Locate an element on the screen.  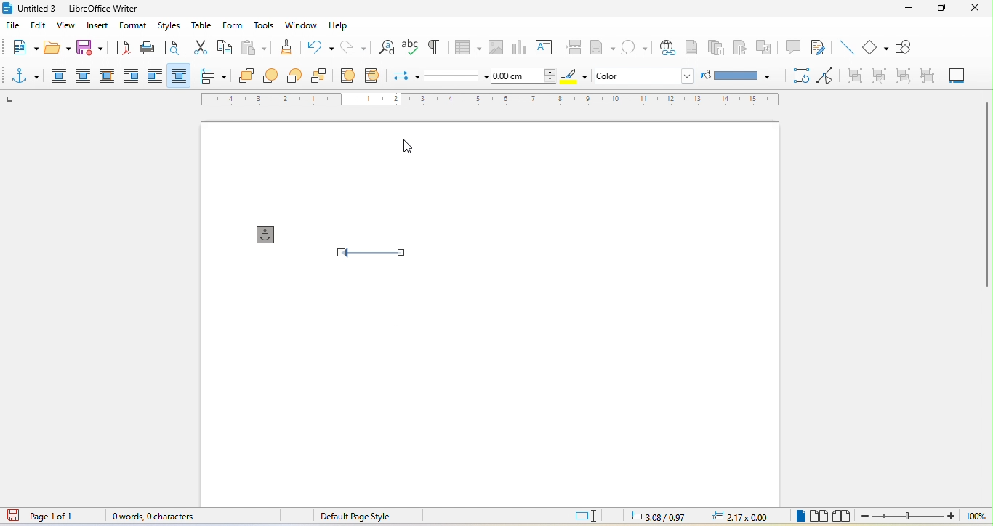
anchor for object is located at coordinates (270, 234).